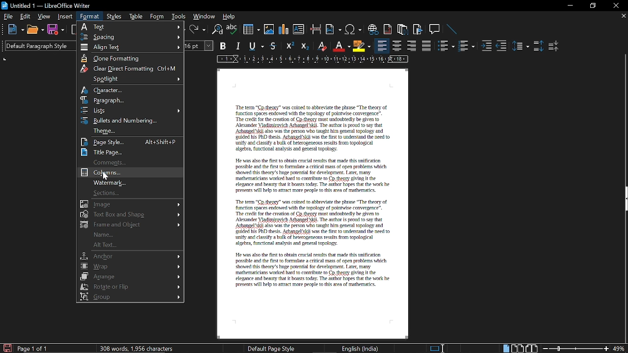 The height and width of the screenshot is (353, 628). I want to click on bullet and numbering, so click(132, 121).